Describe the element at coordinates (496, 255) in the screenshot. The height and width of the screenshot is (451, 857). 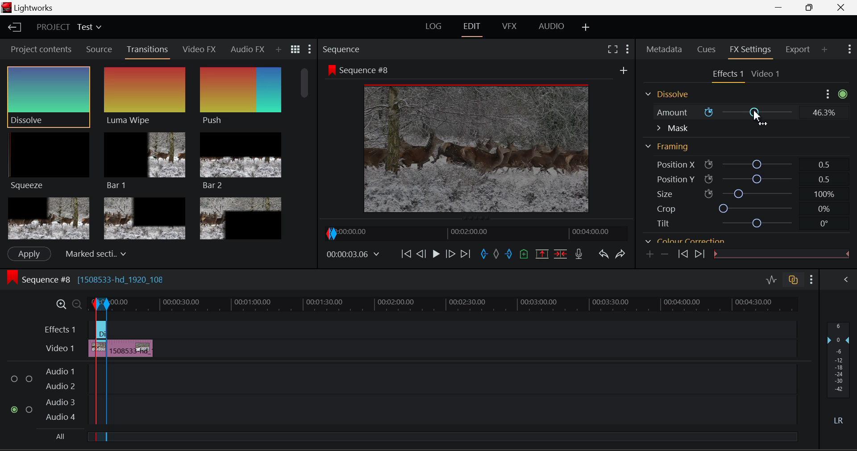
I see `Remove all marks` at that location.